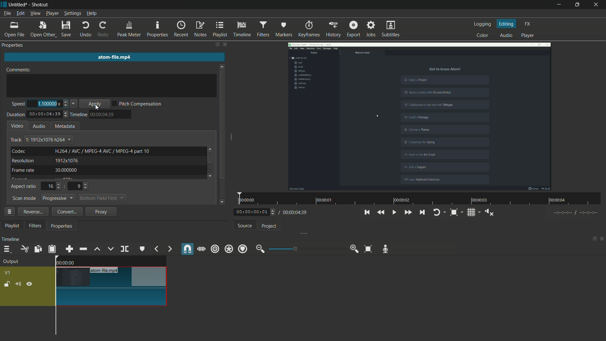 The width and height of the screenshot is (606, 341). I want to click on 16, so click(53, 186).